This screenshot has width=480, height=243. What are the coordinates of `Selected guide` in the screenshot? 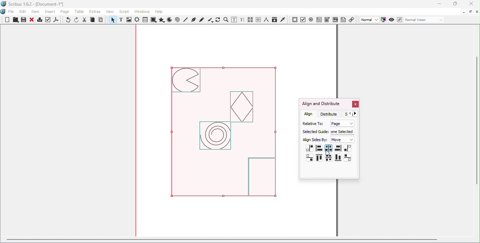 It's located at (315, 132).